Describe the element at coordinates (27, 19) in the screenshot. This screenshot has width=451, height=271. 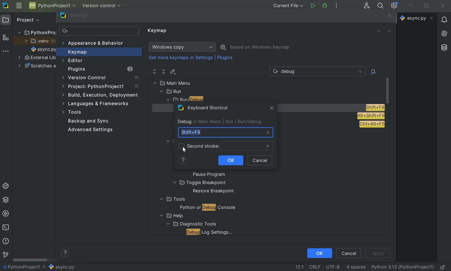
I see `Project` at that location.